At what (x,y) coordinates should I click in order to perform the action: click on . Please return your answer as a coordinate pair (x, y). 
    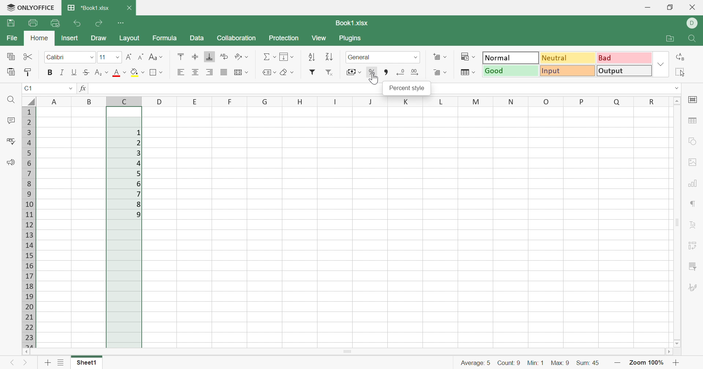
    Looking at the image, I should click on (159, 102).